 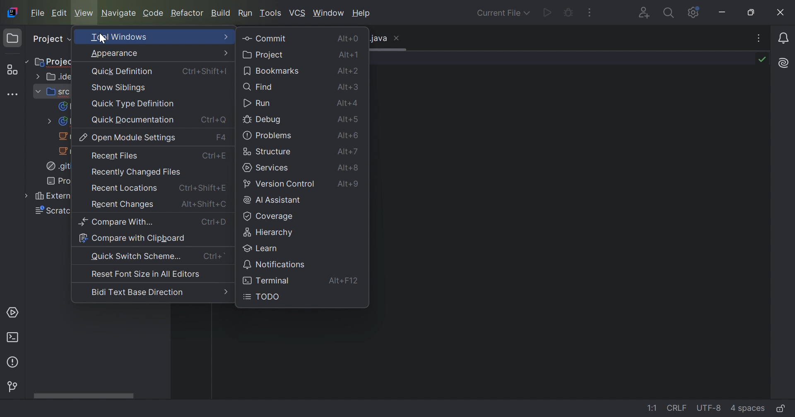 What do you see at coordinates (65, 151) in the screenshot?
I see `main3.java` at bounding box center [65, 151].